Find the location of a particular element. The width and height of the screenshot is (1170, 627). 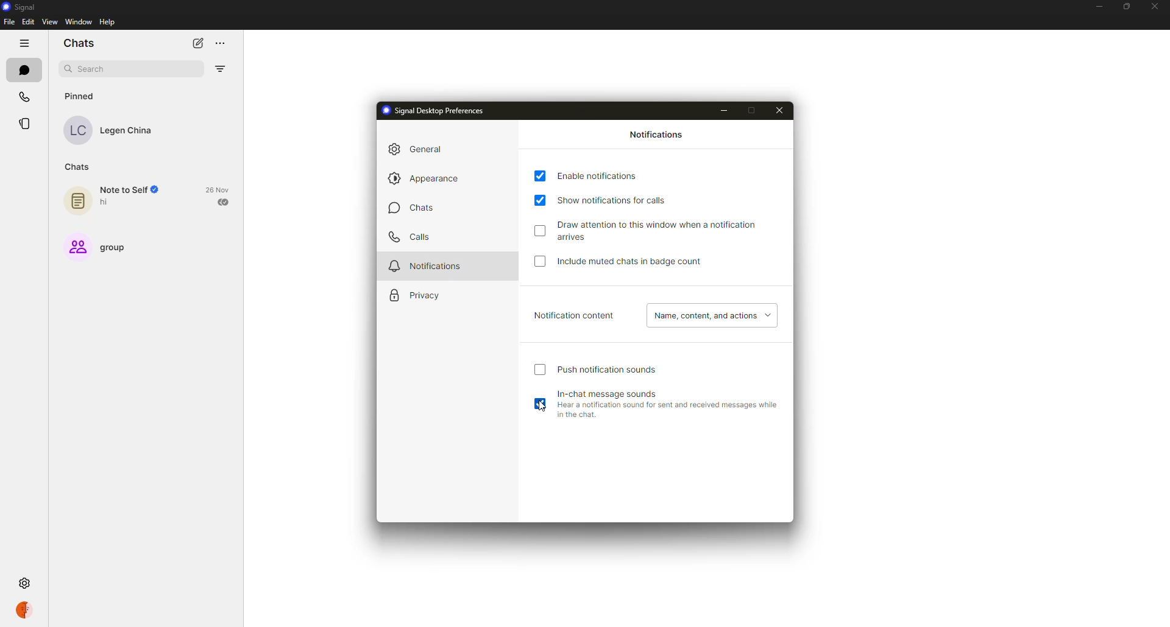

push notification sound is located at coordinates (608, 370).